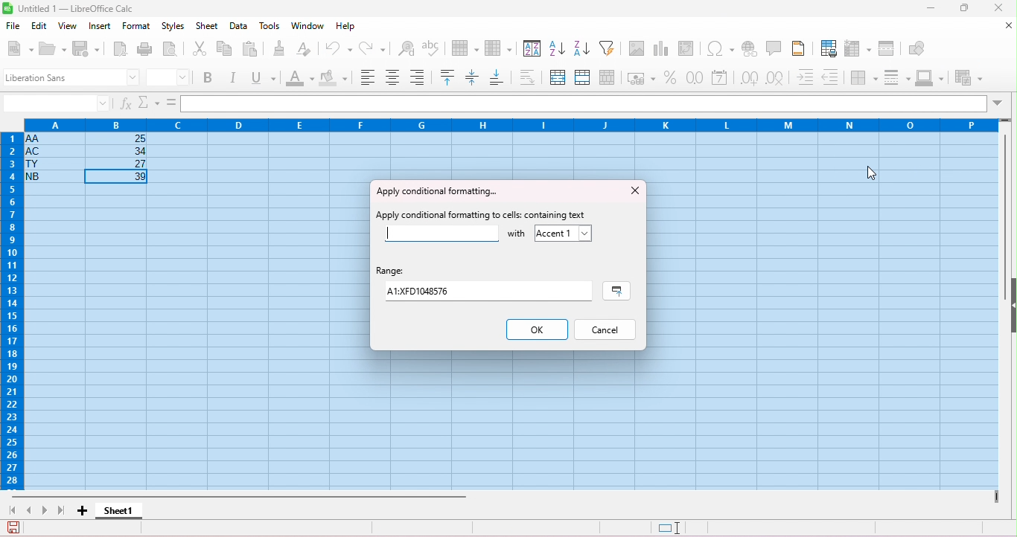 The width and height of the screenshot is (1017, 537). What do you see at coordinates (998, 7) in the screenshot?
I see `close` at bounding box center [998, 7].